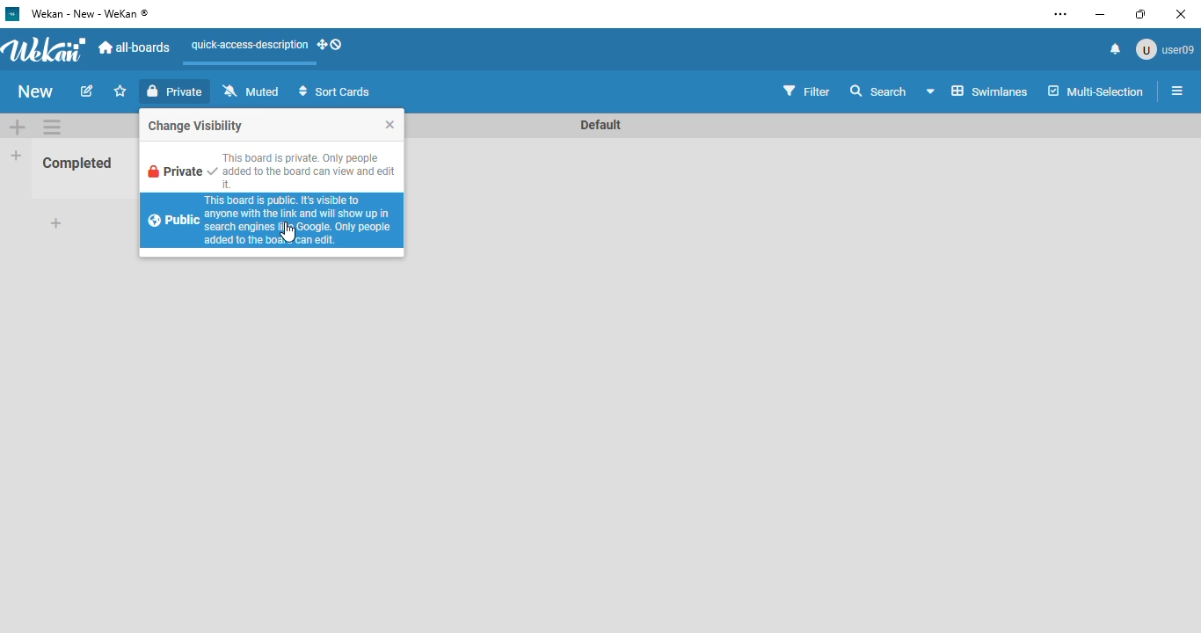  What do you see at coordinates (1141, 14) in the screenshot?
I see `maximize` at bounding box center [1141, 14].